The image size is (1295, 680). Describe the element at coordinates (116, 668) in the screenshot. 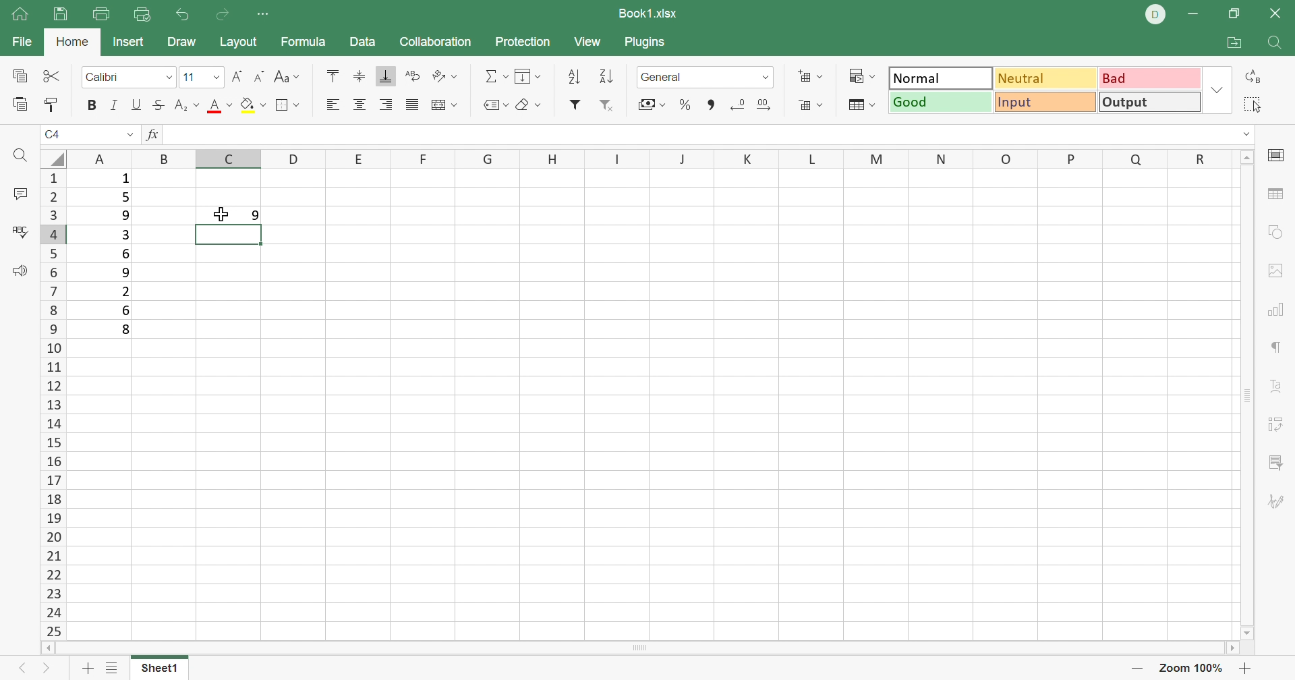

I see `List of sheets` at that location.